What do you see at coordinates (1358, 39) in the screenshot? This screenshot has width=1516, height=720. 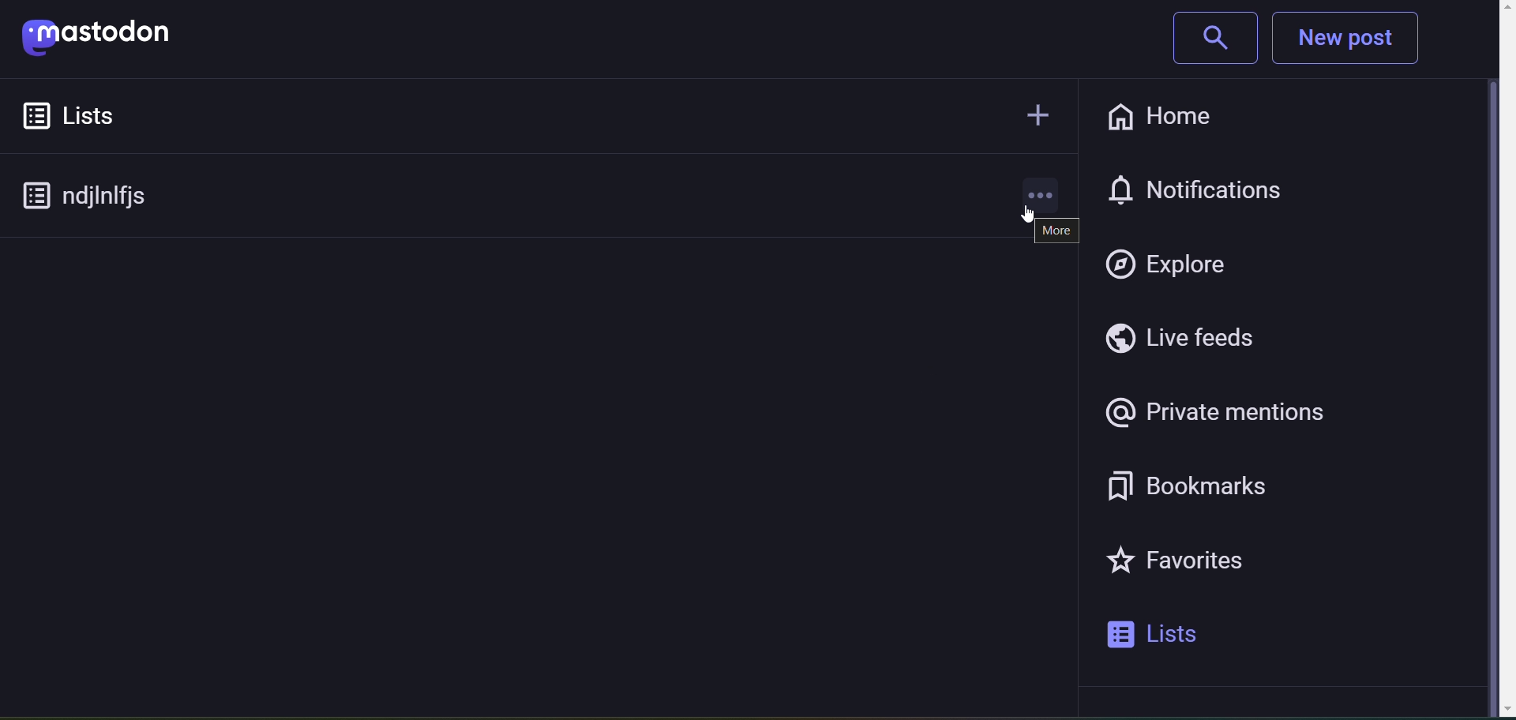 I see `new post` at bounding box center [1358, 39].